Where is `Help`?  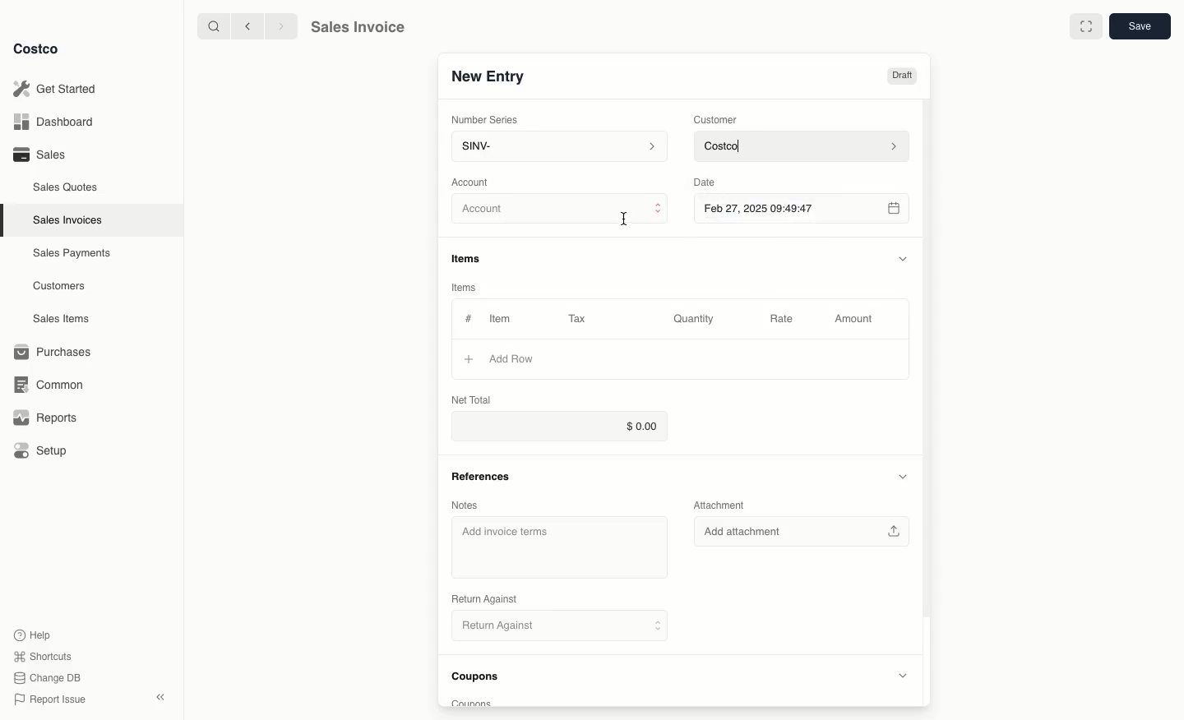
Help is located at coordinates (34, 634).